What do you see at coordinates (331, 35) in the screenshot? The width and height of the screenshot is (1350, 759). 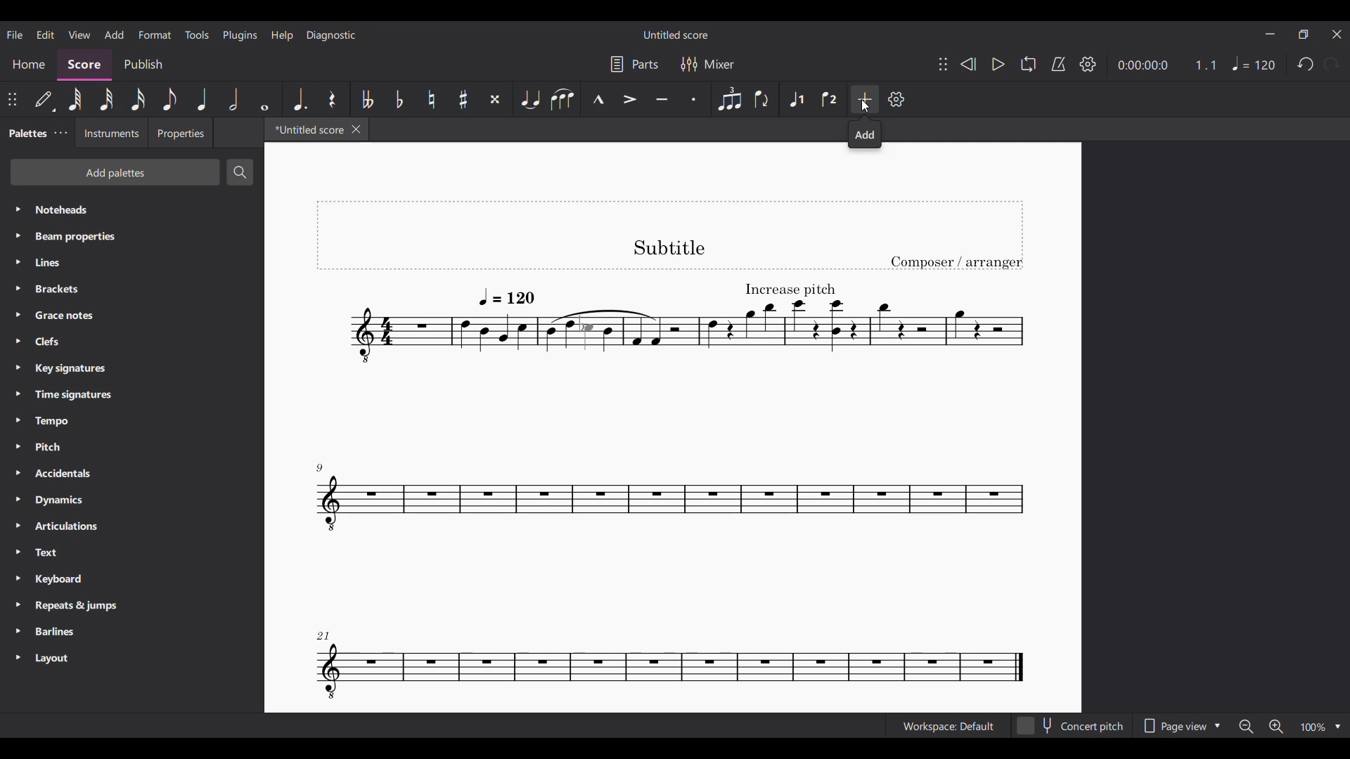 I see `Diagnostic menu` at bounding box center [331, 35].